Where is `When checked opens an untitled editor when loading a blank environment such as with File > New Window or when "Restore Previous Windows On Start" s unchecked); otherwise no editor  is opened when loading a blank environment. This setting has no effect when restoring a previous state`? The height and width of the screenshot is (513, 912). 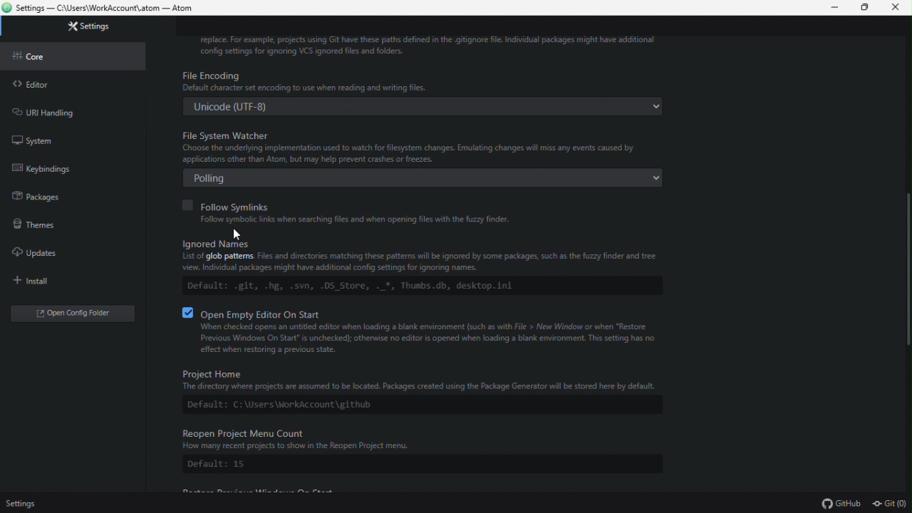
When checked opens an untitled editor when loading a blank environment such as with File > New Window or when "Restore Previous Windows On Start" s unchecked); otherwise no editor  is opened when loading a blank environment. This setting has no effect when restoring a previous state is located at coordinates (422, 338).